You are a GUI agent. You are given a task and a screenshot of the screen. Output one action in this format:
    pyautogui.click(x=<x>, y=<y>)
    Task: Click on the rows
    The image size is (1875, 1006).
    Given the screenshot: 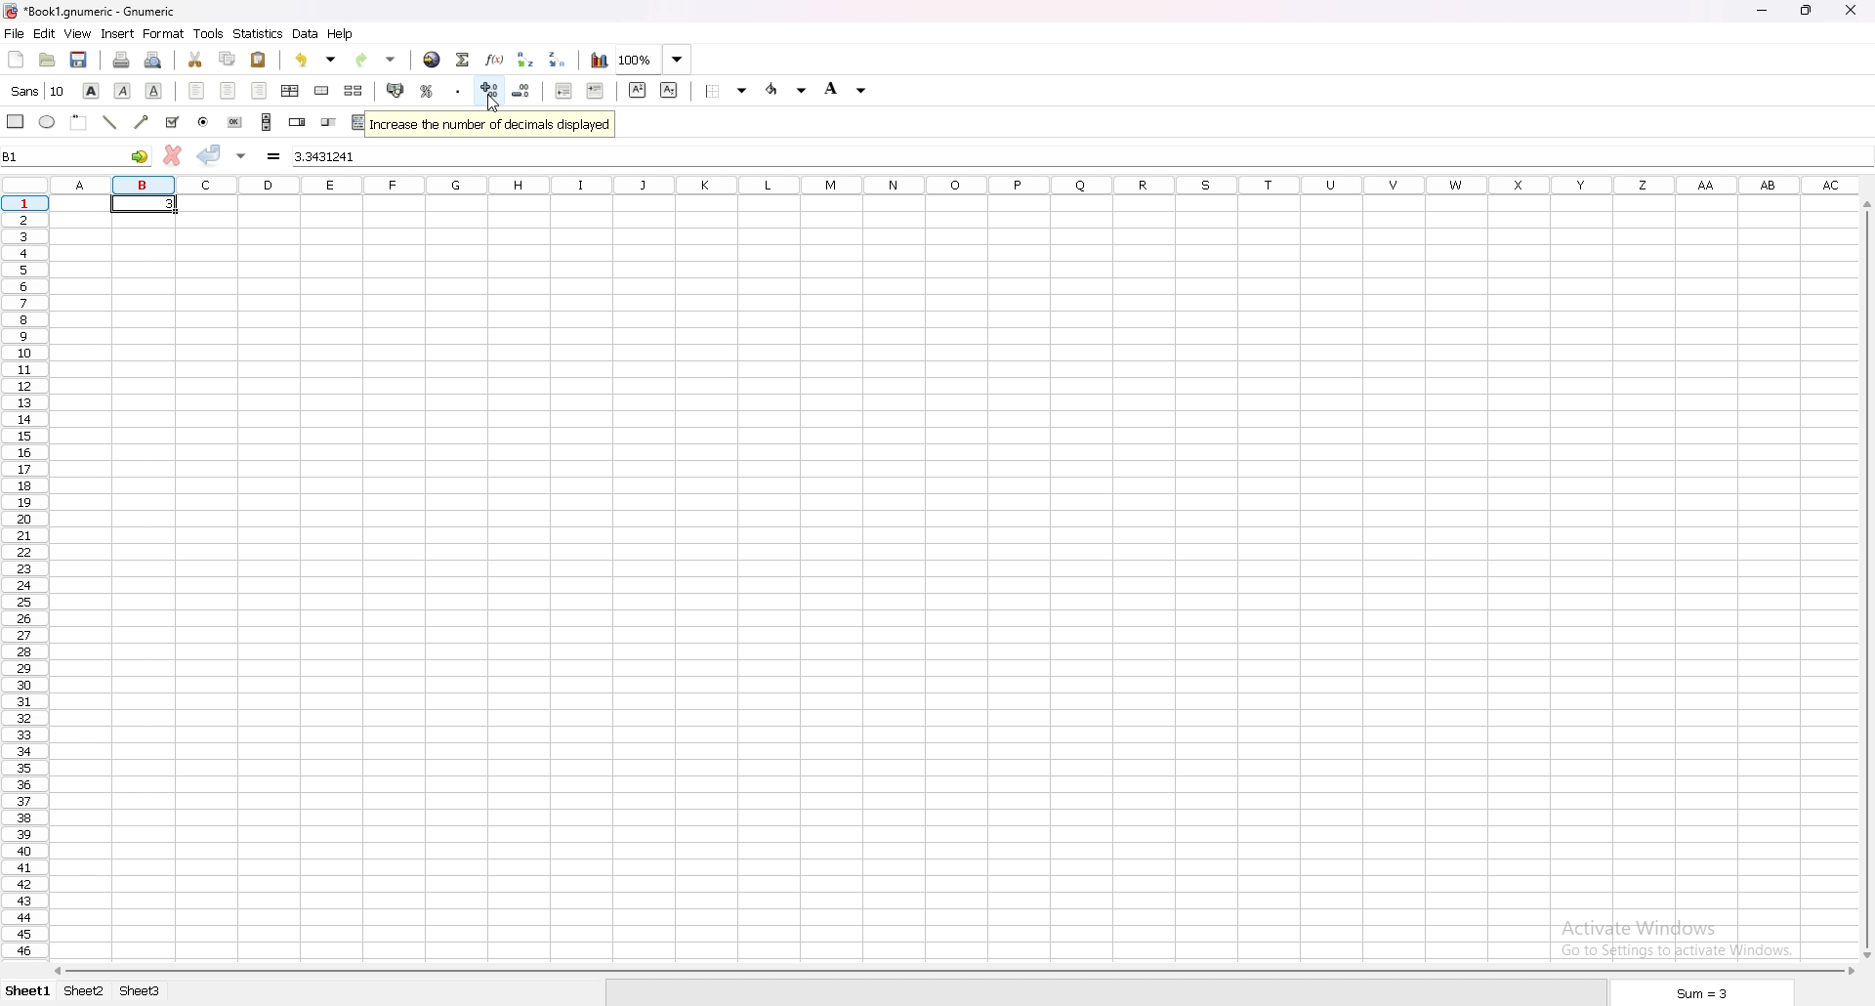 What is the action you would take?
    pyautogui.click(x=23, y=577)
    